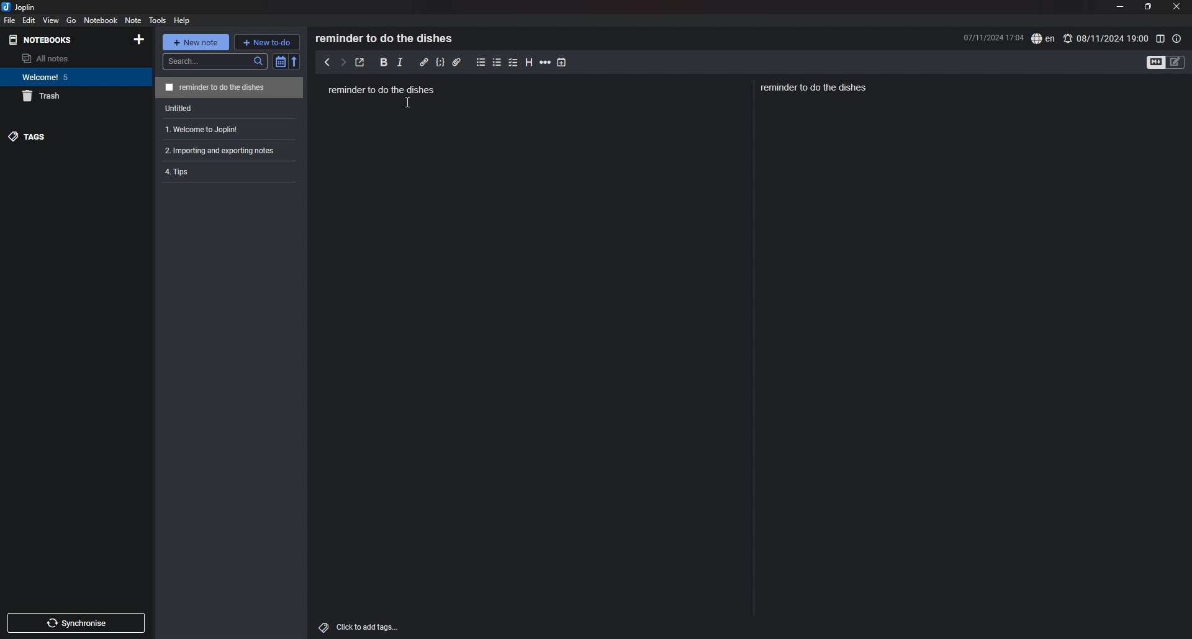  Describe the element at coordinates (183, 21) in the screenshot. I see `help` at that location.